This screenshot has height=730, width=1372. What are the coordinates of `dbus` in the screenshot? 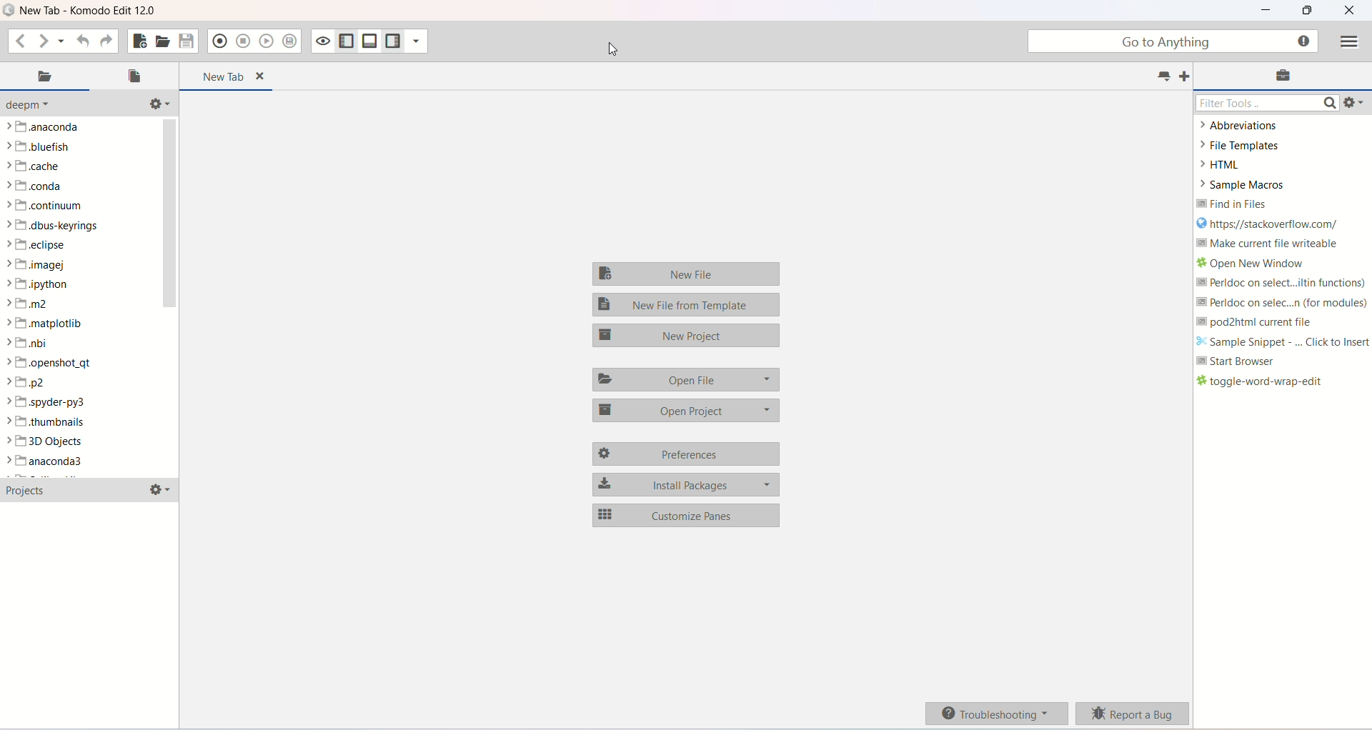 It's located at (58, 226).